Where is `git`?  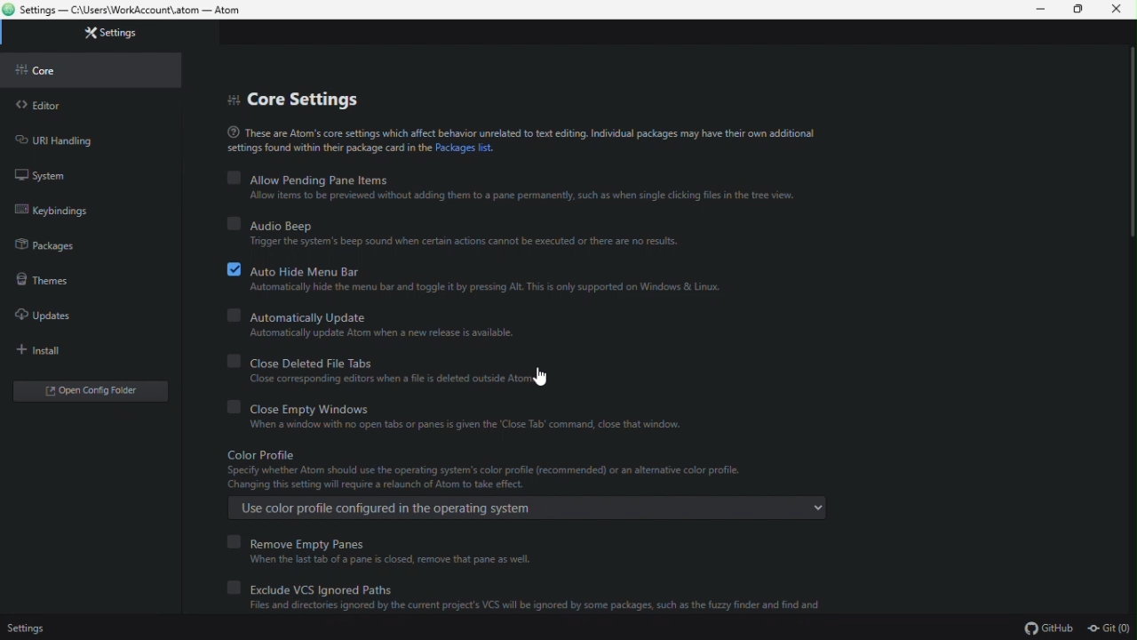 git is located at coordinates (1110, 628).